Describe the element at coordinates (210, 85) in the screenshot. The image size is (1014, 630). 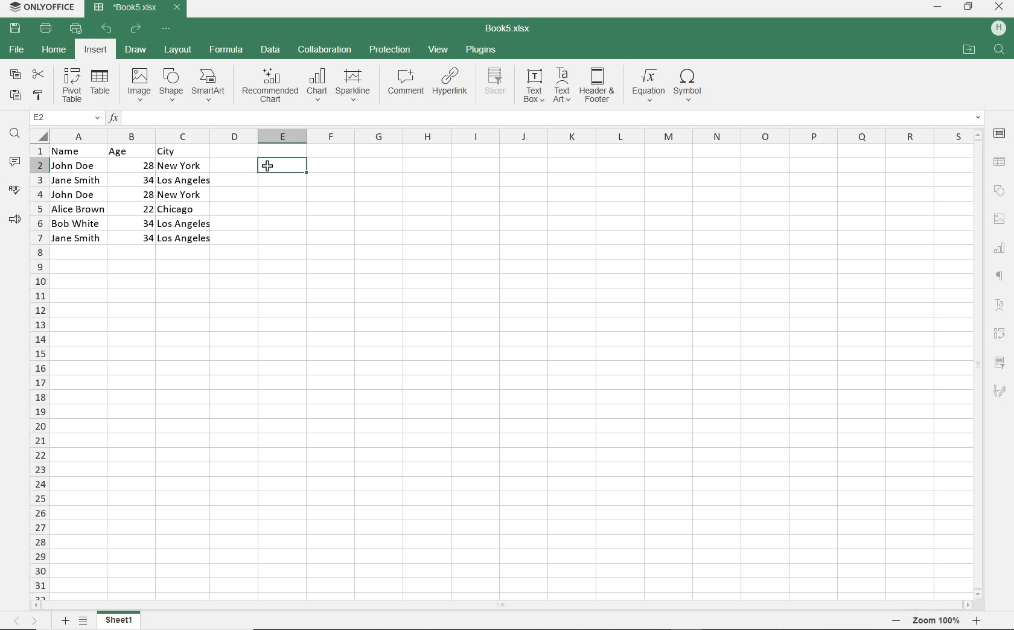
I see `SMARTART` at that location.